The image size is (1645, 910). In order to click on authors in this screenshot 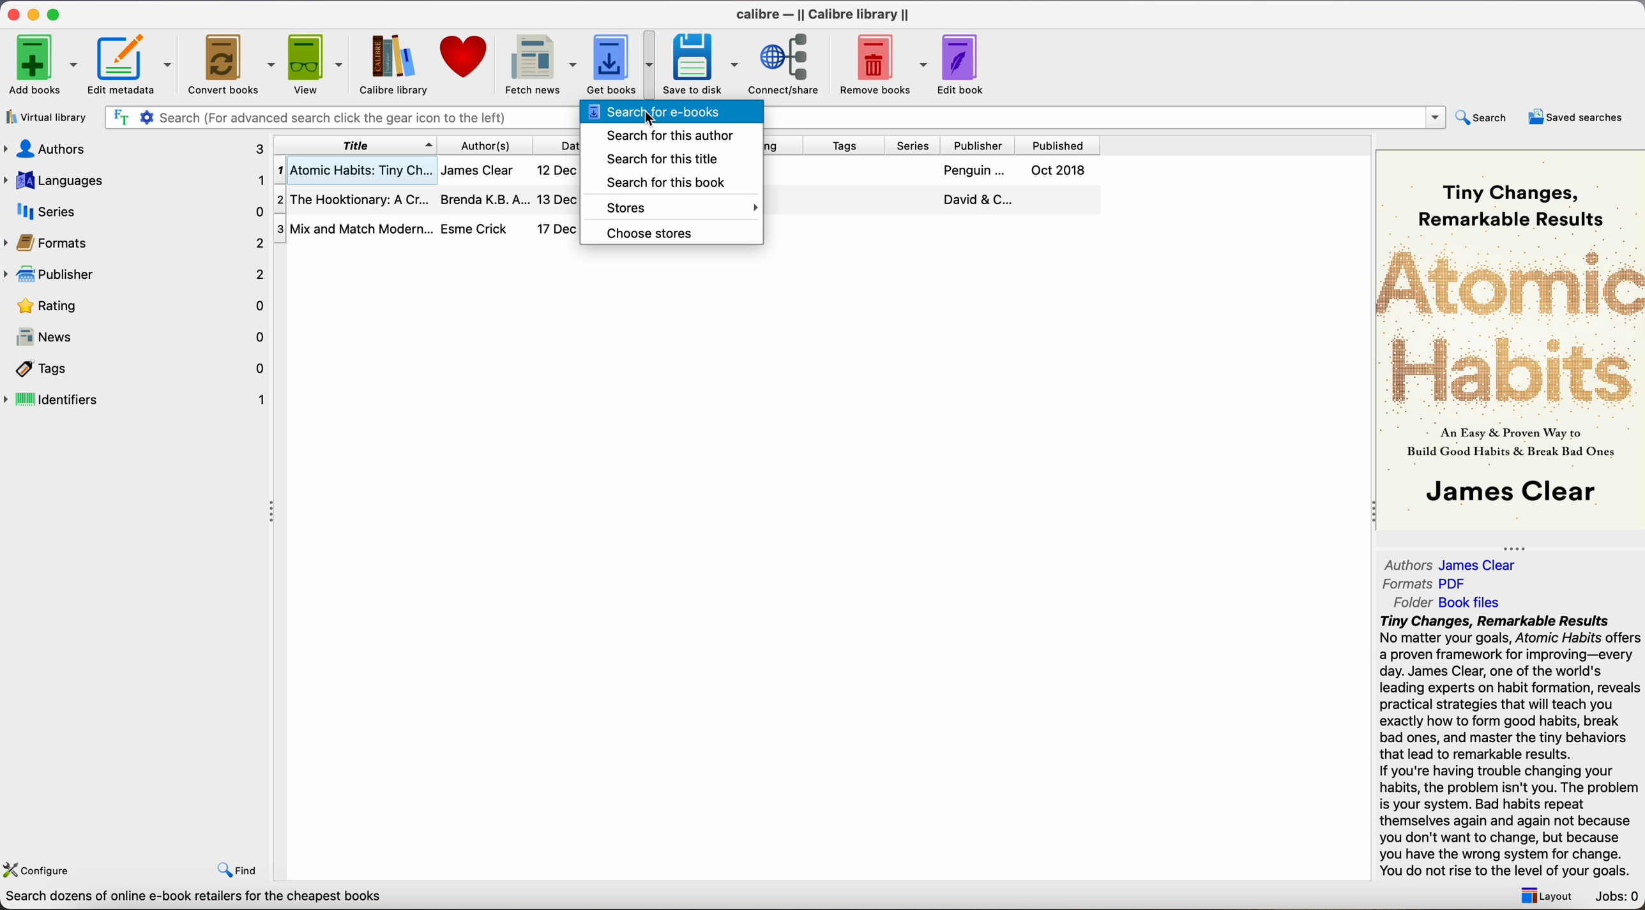, I will do `click(133, 148)`.